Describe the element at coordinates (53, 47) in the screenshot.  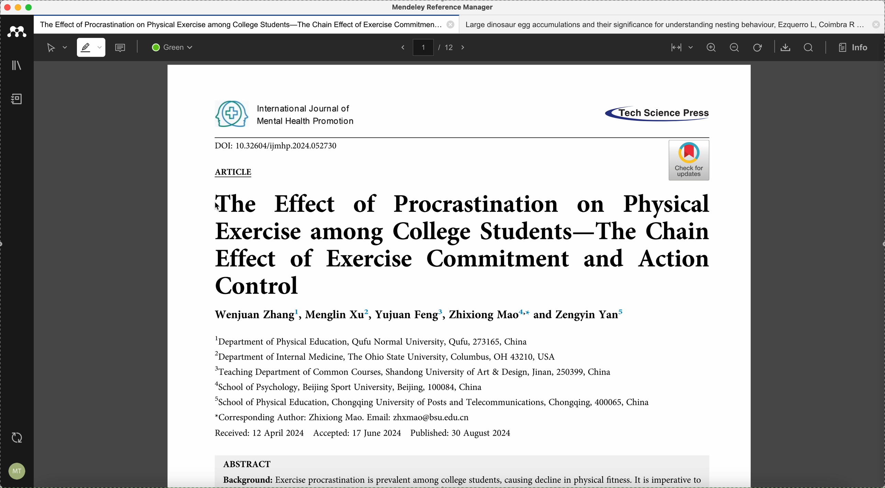
I see `selected mode` at that location.